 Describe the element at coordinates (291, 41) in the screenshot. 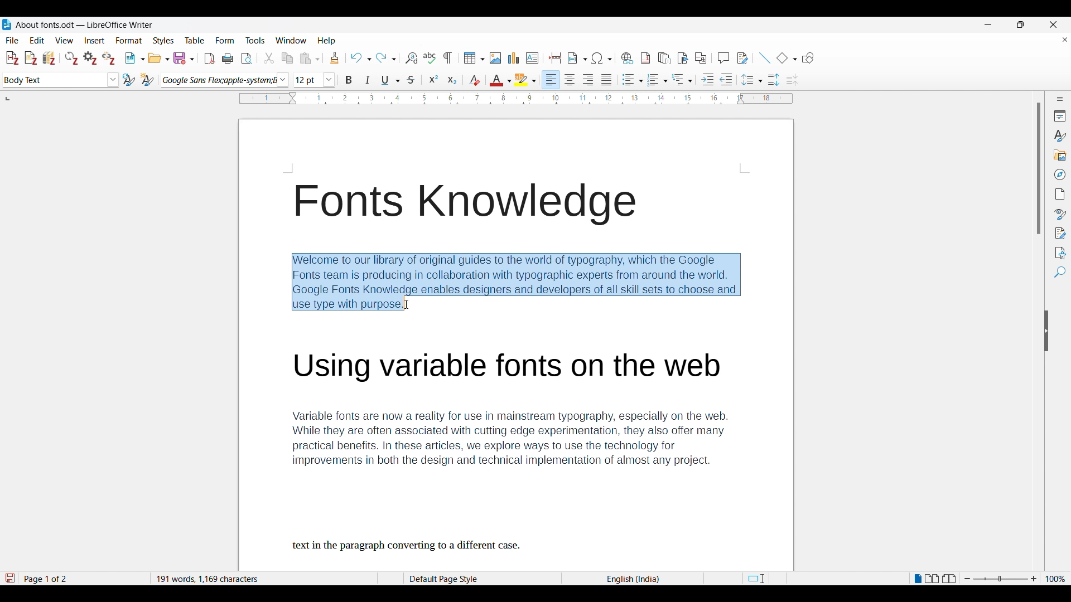

I see `Window menu` at that location.